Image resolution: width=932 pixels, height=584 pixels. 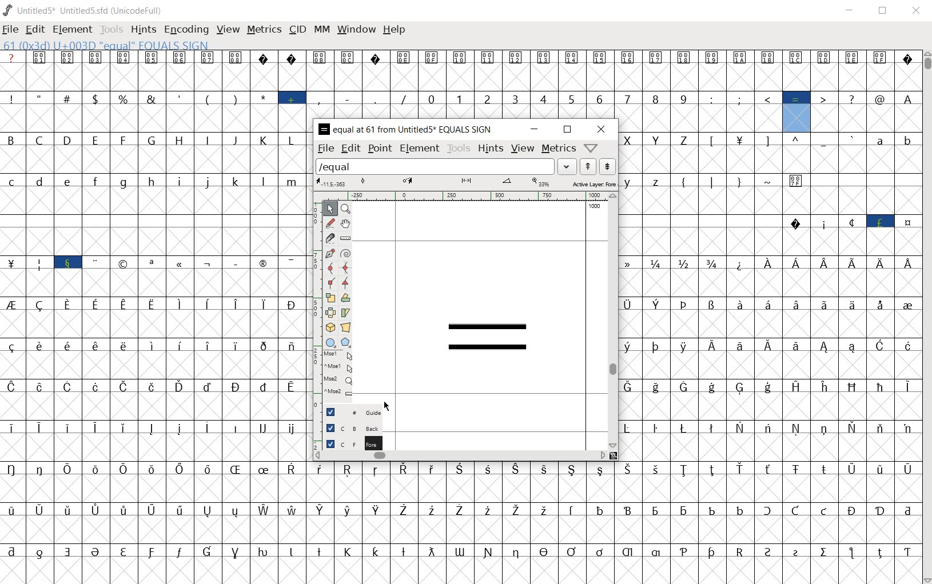 I want to click on perform a perspective transformation on the selection, so click(x=345, y=327).